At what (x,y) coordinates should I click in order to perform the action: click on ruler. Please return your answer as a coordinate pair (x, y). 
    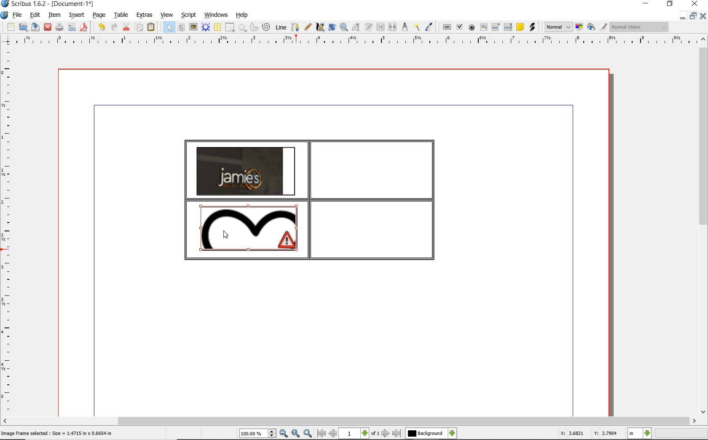
    Looking at the image, I should click on (358, 40).